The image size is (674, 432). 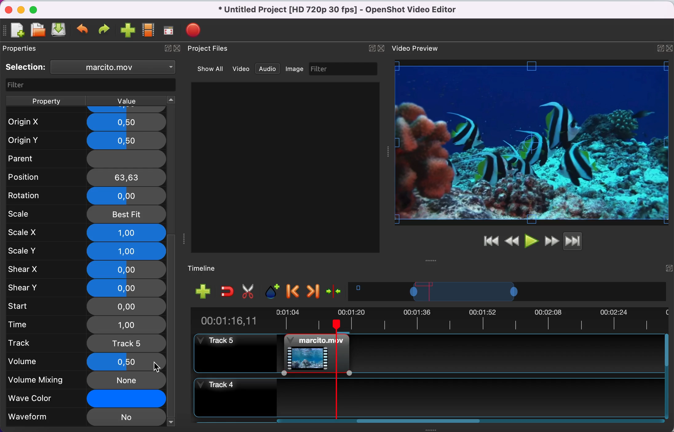 What do you see at coordinates (17, 30) in the screenshot?
I see `new file` at bounding box center [17, 30].